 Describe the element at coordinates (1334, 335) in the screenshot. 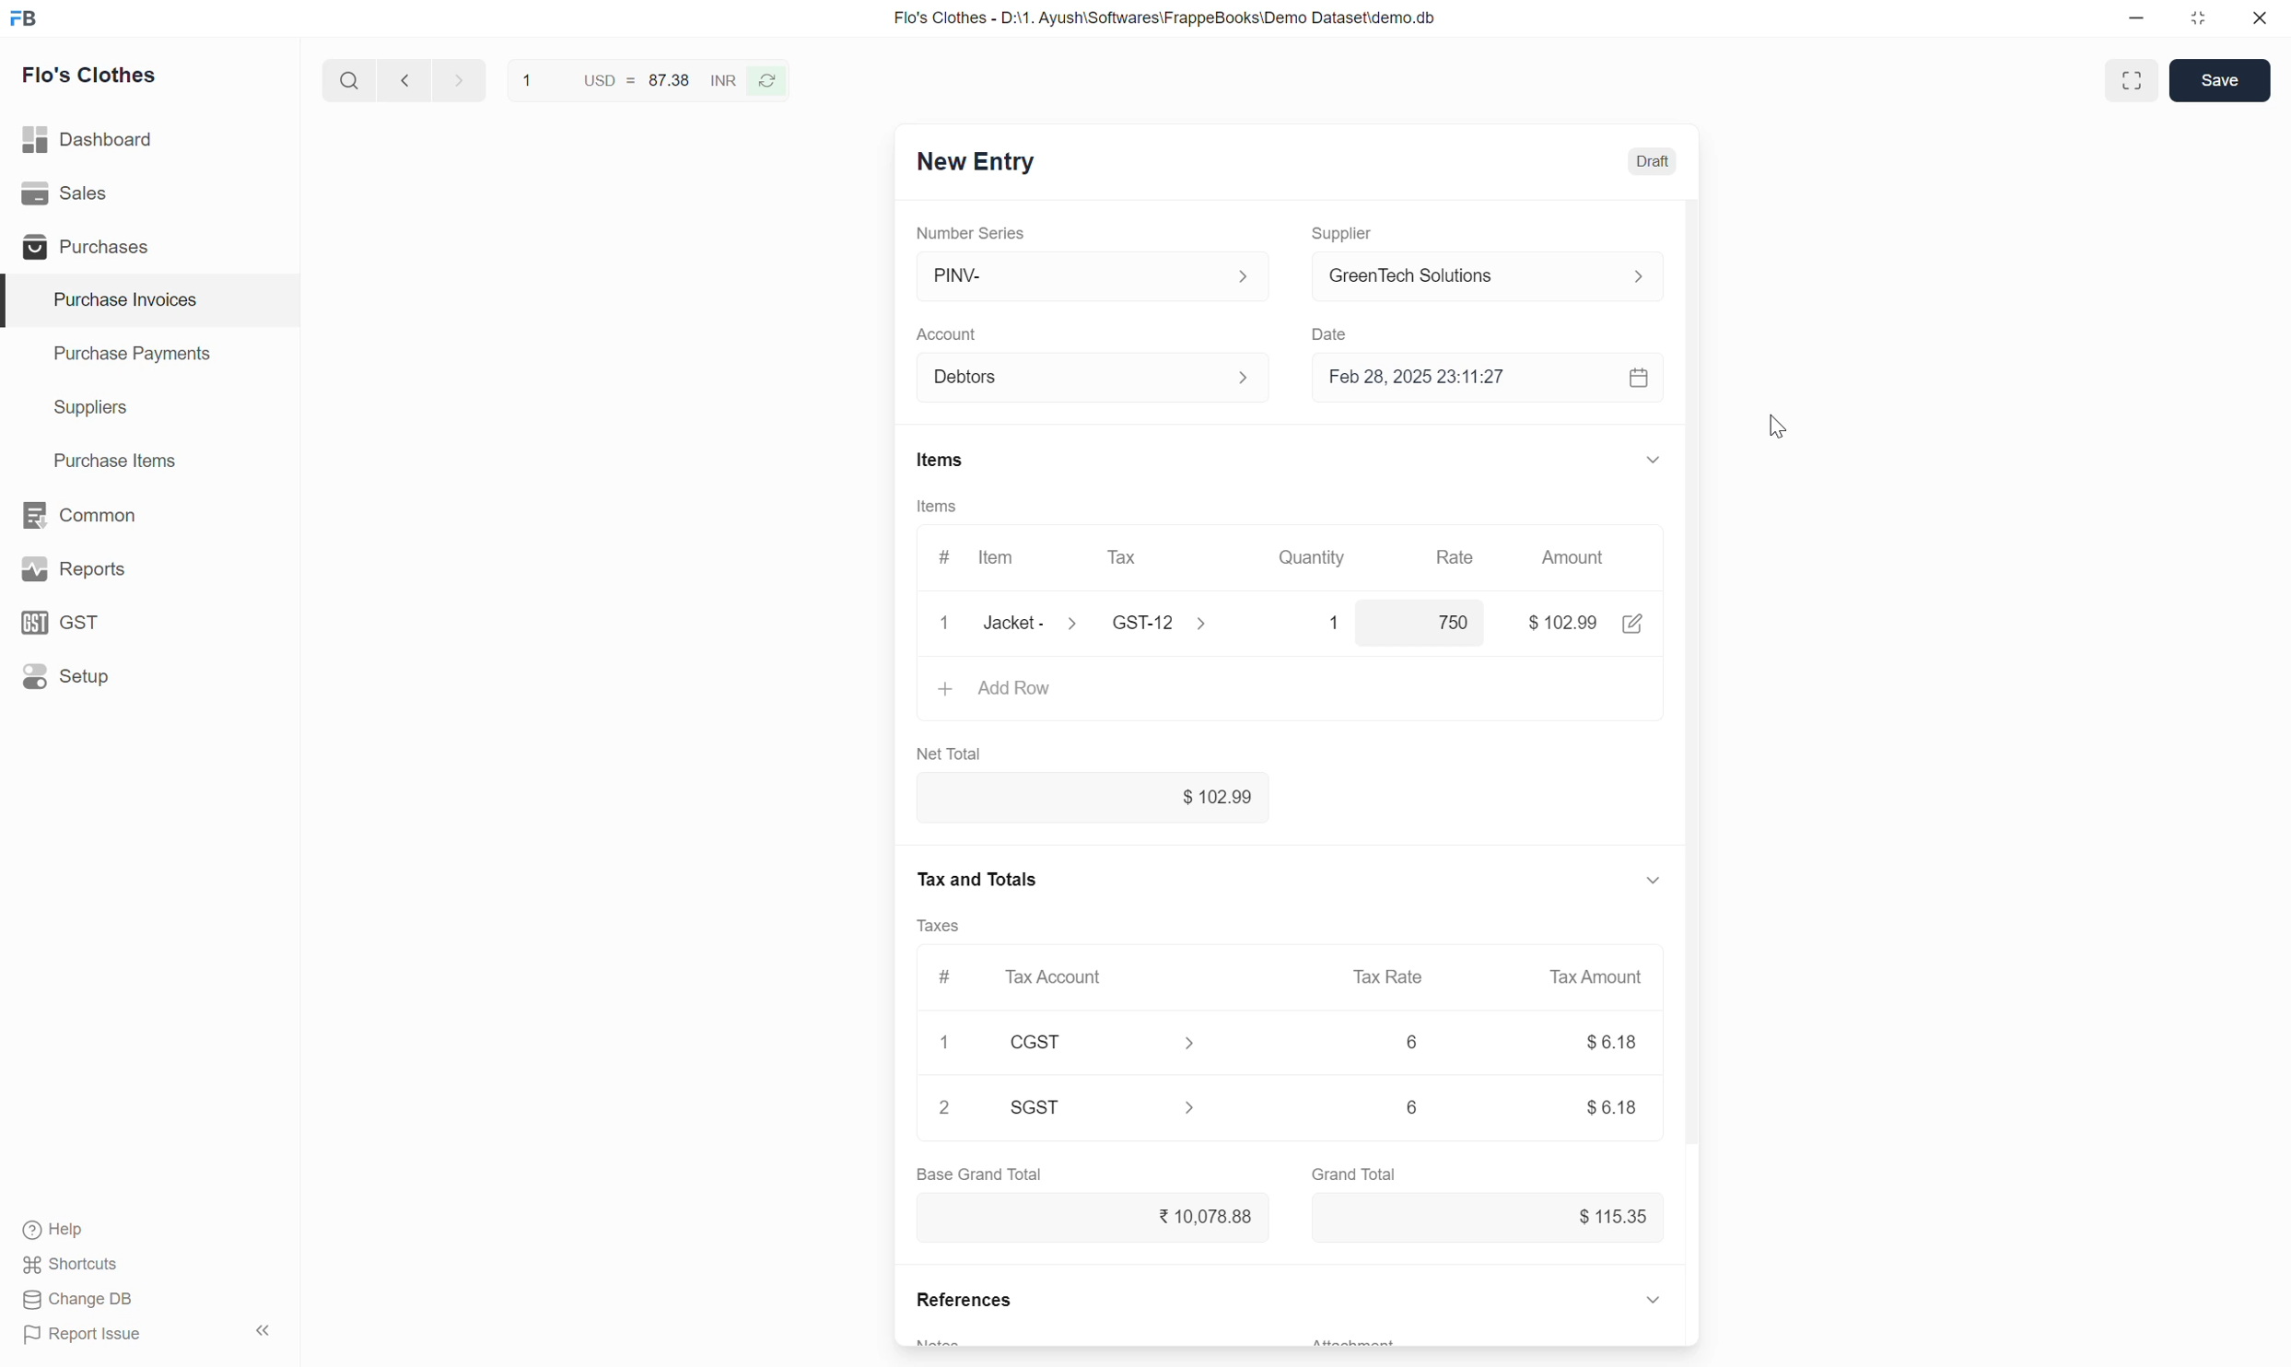

I see `Date` at that location.